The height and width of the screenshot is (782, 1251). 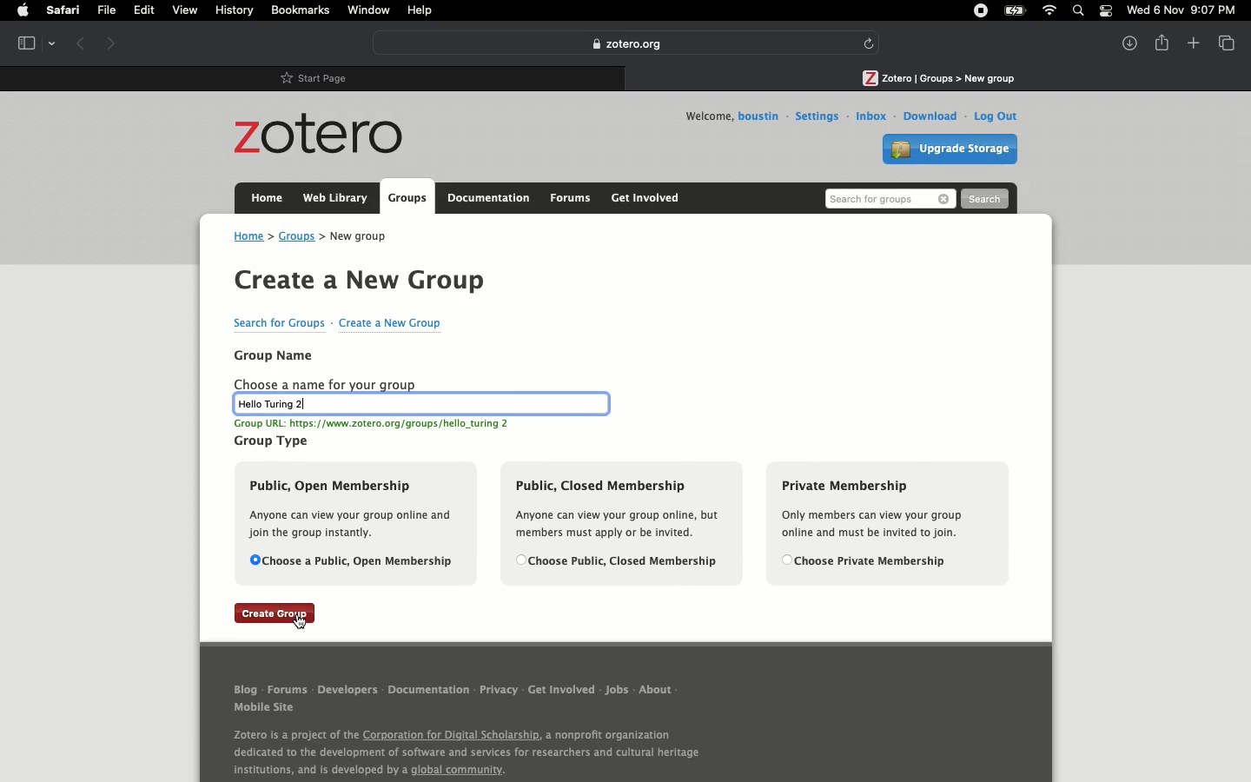 What do you see at coordinates (879, 522) in the screenshot?
I see `Private membership` at bounding box center [879, 522].